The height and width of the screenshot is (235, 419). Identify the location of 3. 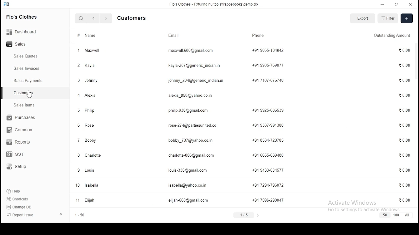
(79, 80).